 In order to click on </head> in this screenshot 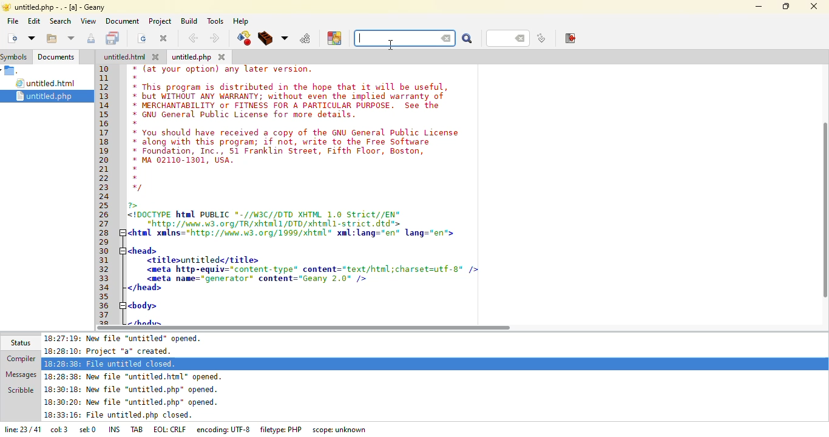, I will do `click(144, 288)`.